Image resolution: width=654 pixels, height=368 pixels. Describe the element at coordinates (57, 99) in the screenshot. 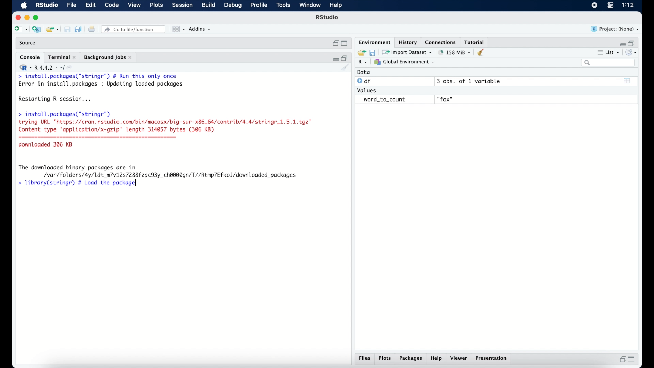

I see `Restarting R session...` at that location.